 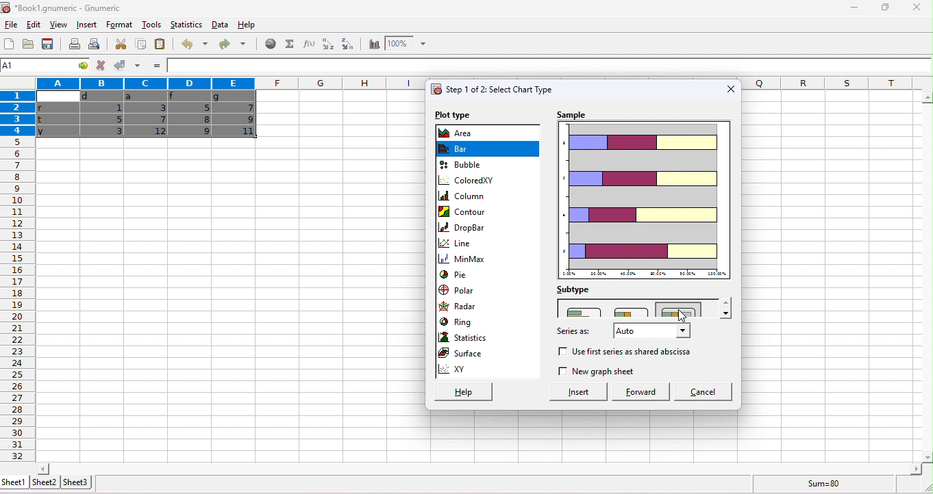 I want to click on open, so click(x=29, y=44).